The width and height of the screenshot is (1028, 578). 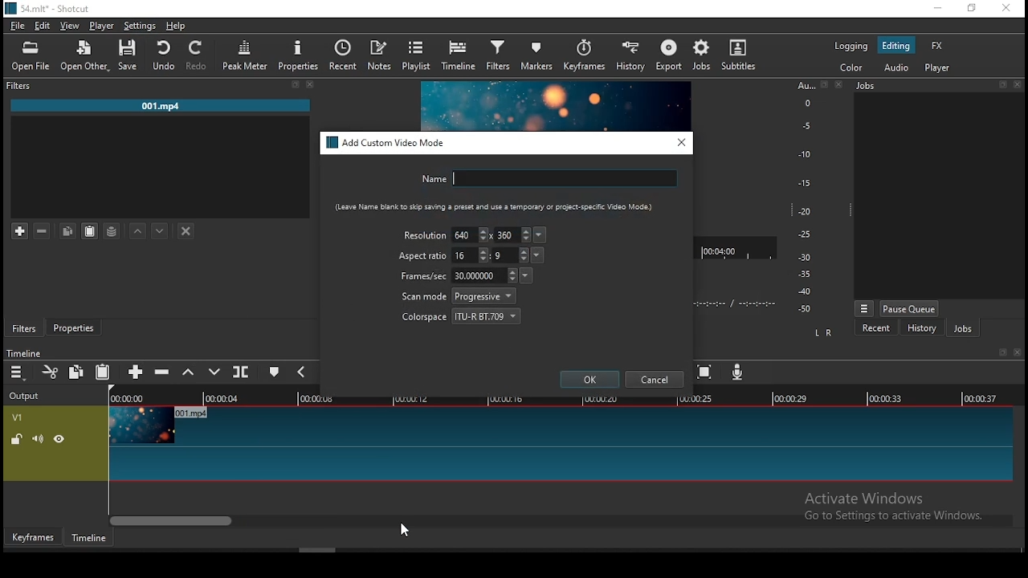 What do you see at coordinates (425, 234) in the screenshot?
I see `resolution` at bounding box center [425, 234].